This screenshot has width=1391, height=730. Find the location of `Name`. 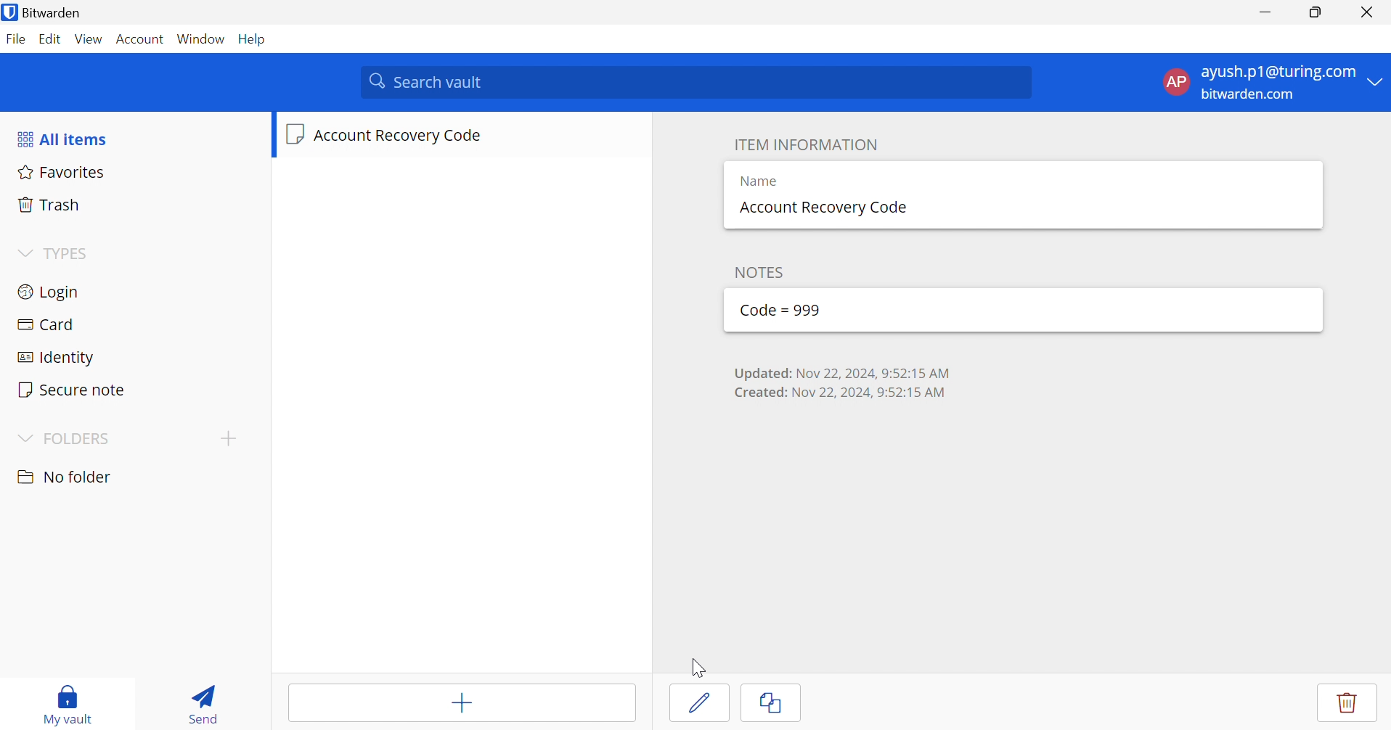

Name is located at coordinates (761, 181).